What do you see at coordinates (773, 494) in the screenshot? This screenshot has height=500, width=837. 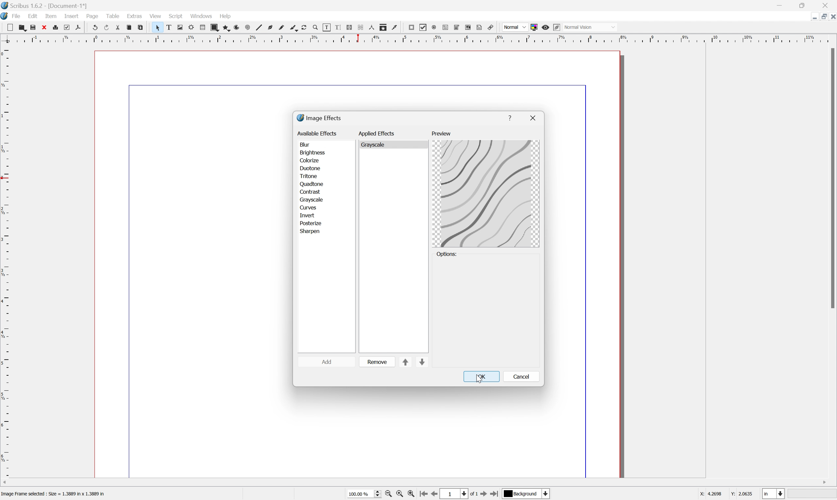 I see `Select the current unit` at bounding box center [773, 494].